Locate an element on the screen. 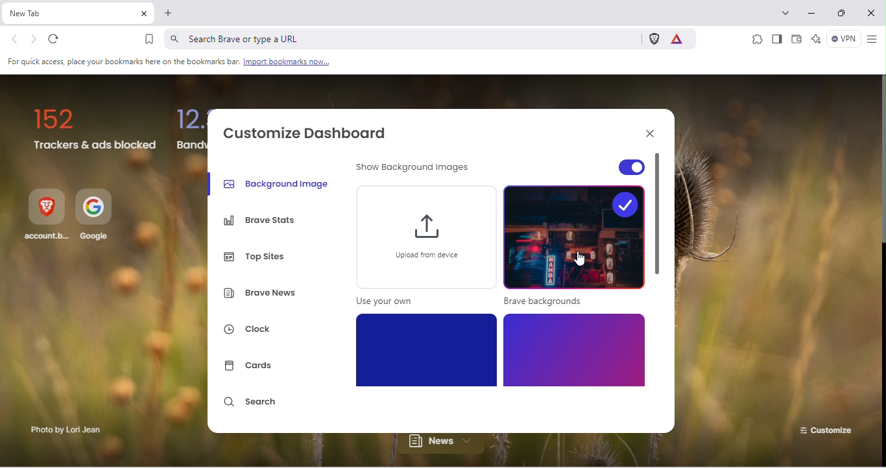 The height and width of the screenshot is (468, 886). For quick access, place your bookmarks here on the bookmarks bar. Import bookmarks now... is located at coordinates (170, 62).